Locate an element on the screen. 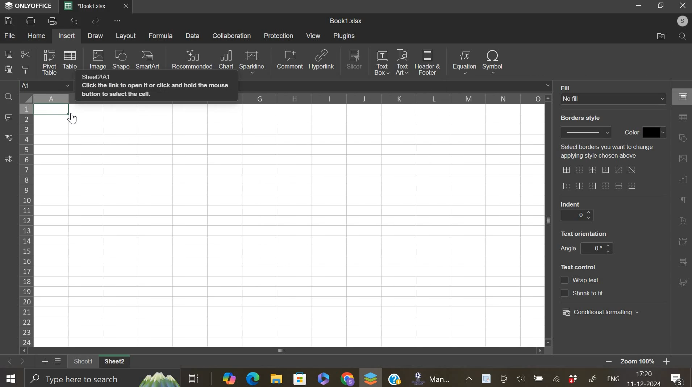 The height and width of the screenshot is (387, 692). find is located at coordinates (8, 98).